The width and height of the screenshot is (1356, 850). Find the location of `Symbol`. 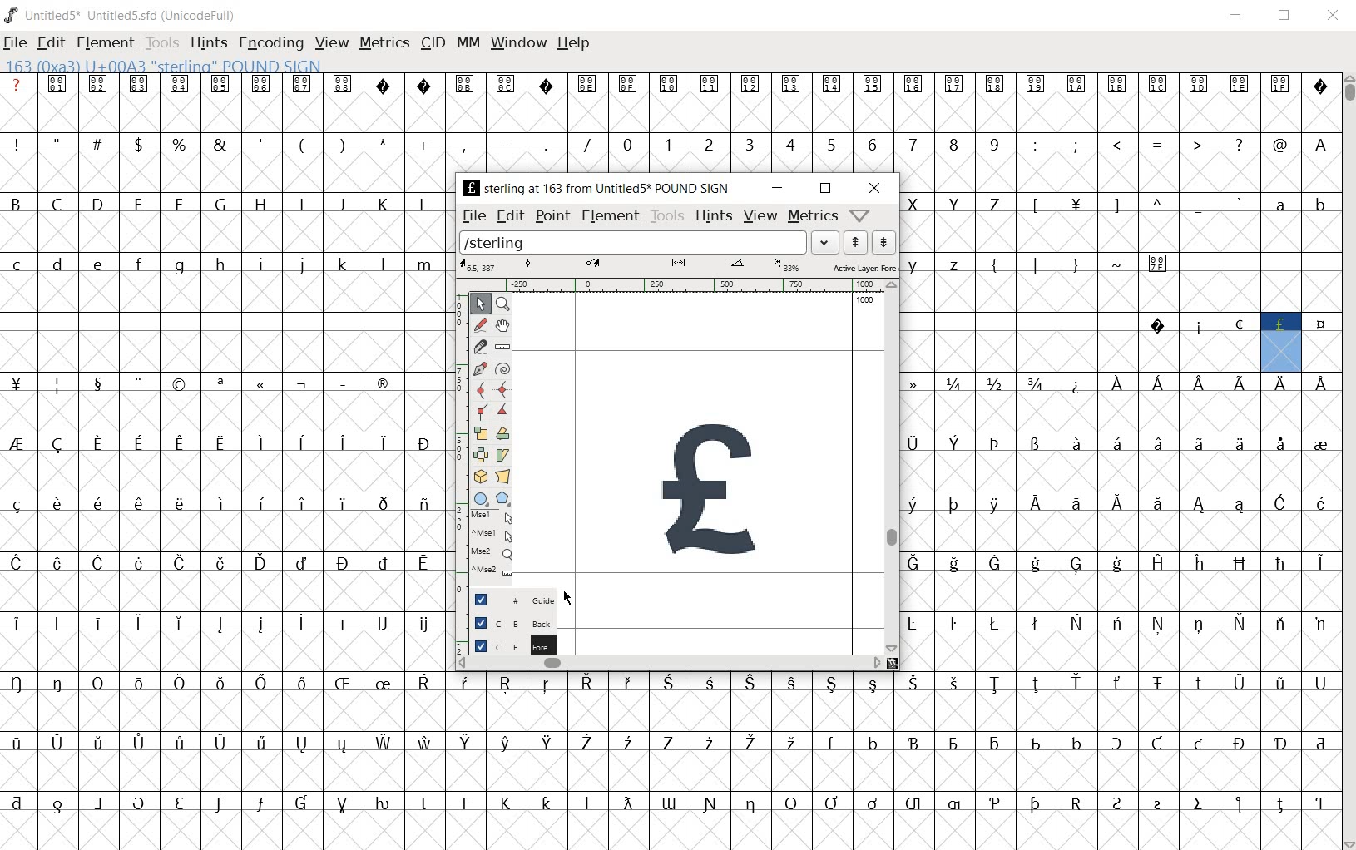

Symbol is located at coordinates (423, 741).